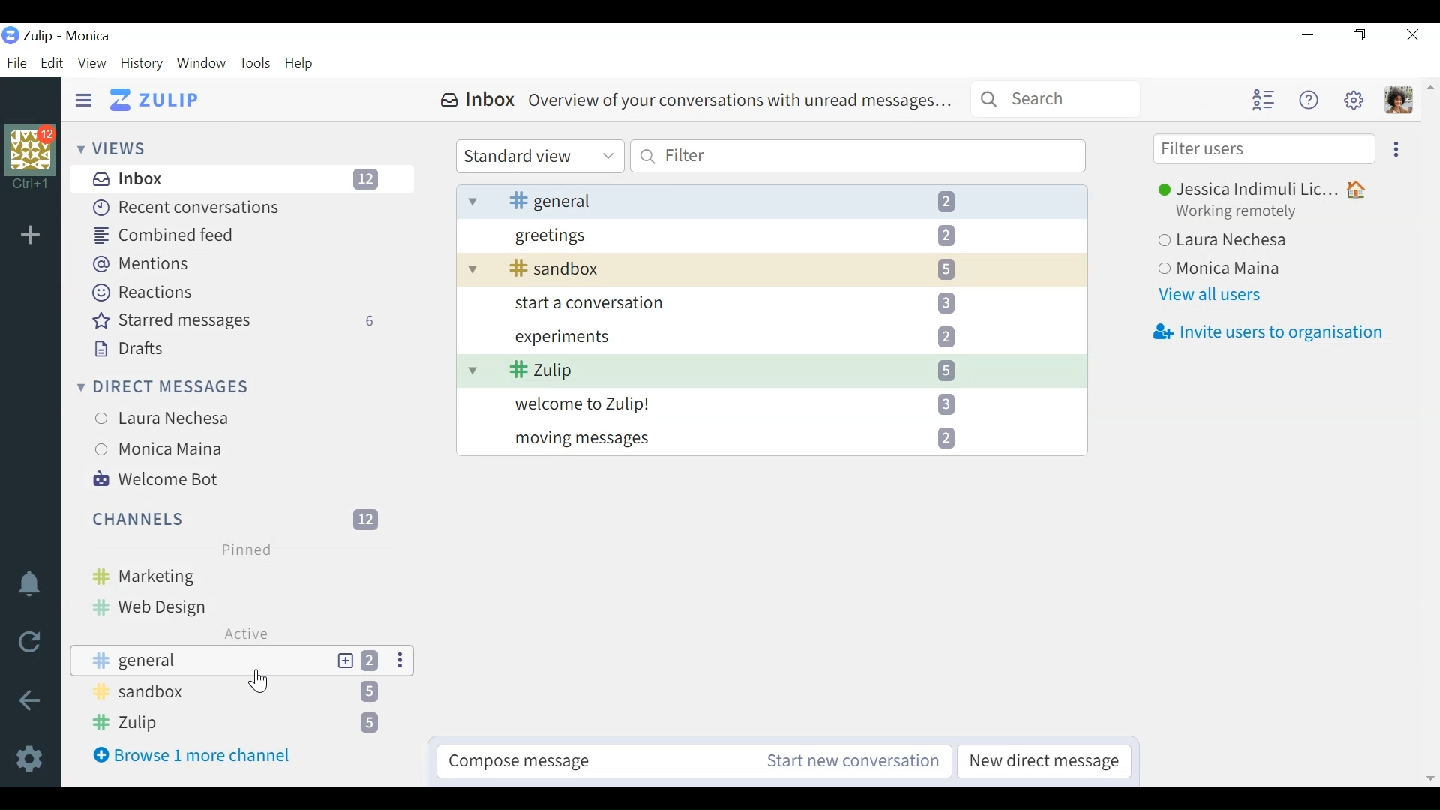 Image resolution: width=1440 pixels, height=810 pixels. Describe the element at coordinates (853, 761) in the screenshot. I see `Start new conversation` at that location.